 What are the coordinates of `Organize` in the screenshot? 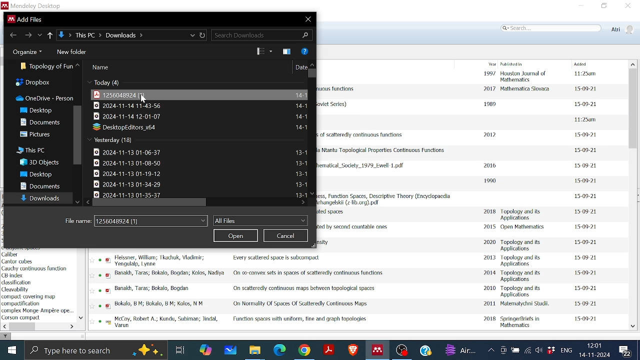 It's located at (27, 52).